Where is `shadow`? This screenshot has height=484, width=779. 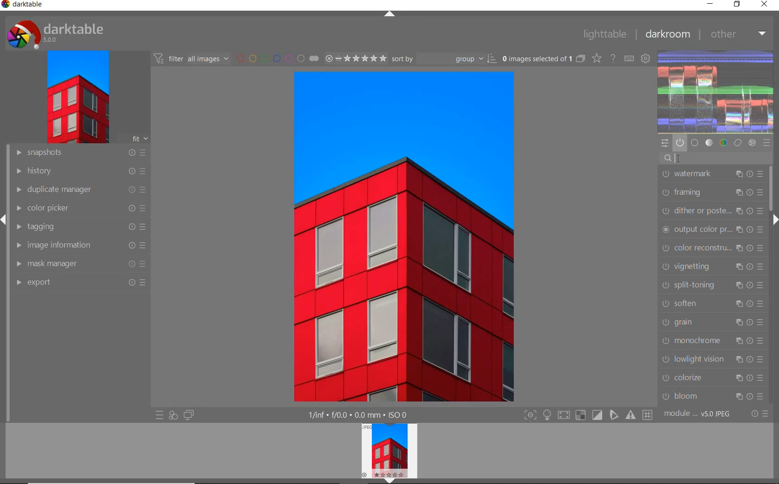
shadow is located at coordinates (563, 415).